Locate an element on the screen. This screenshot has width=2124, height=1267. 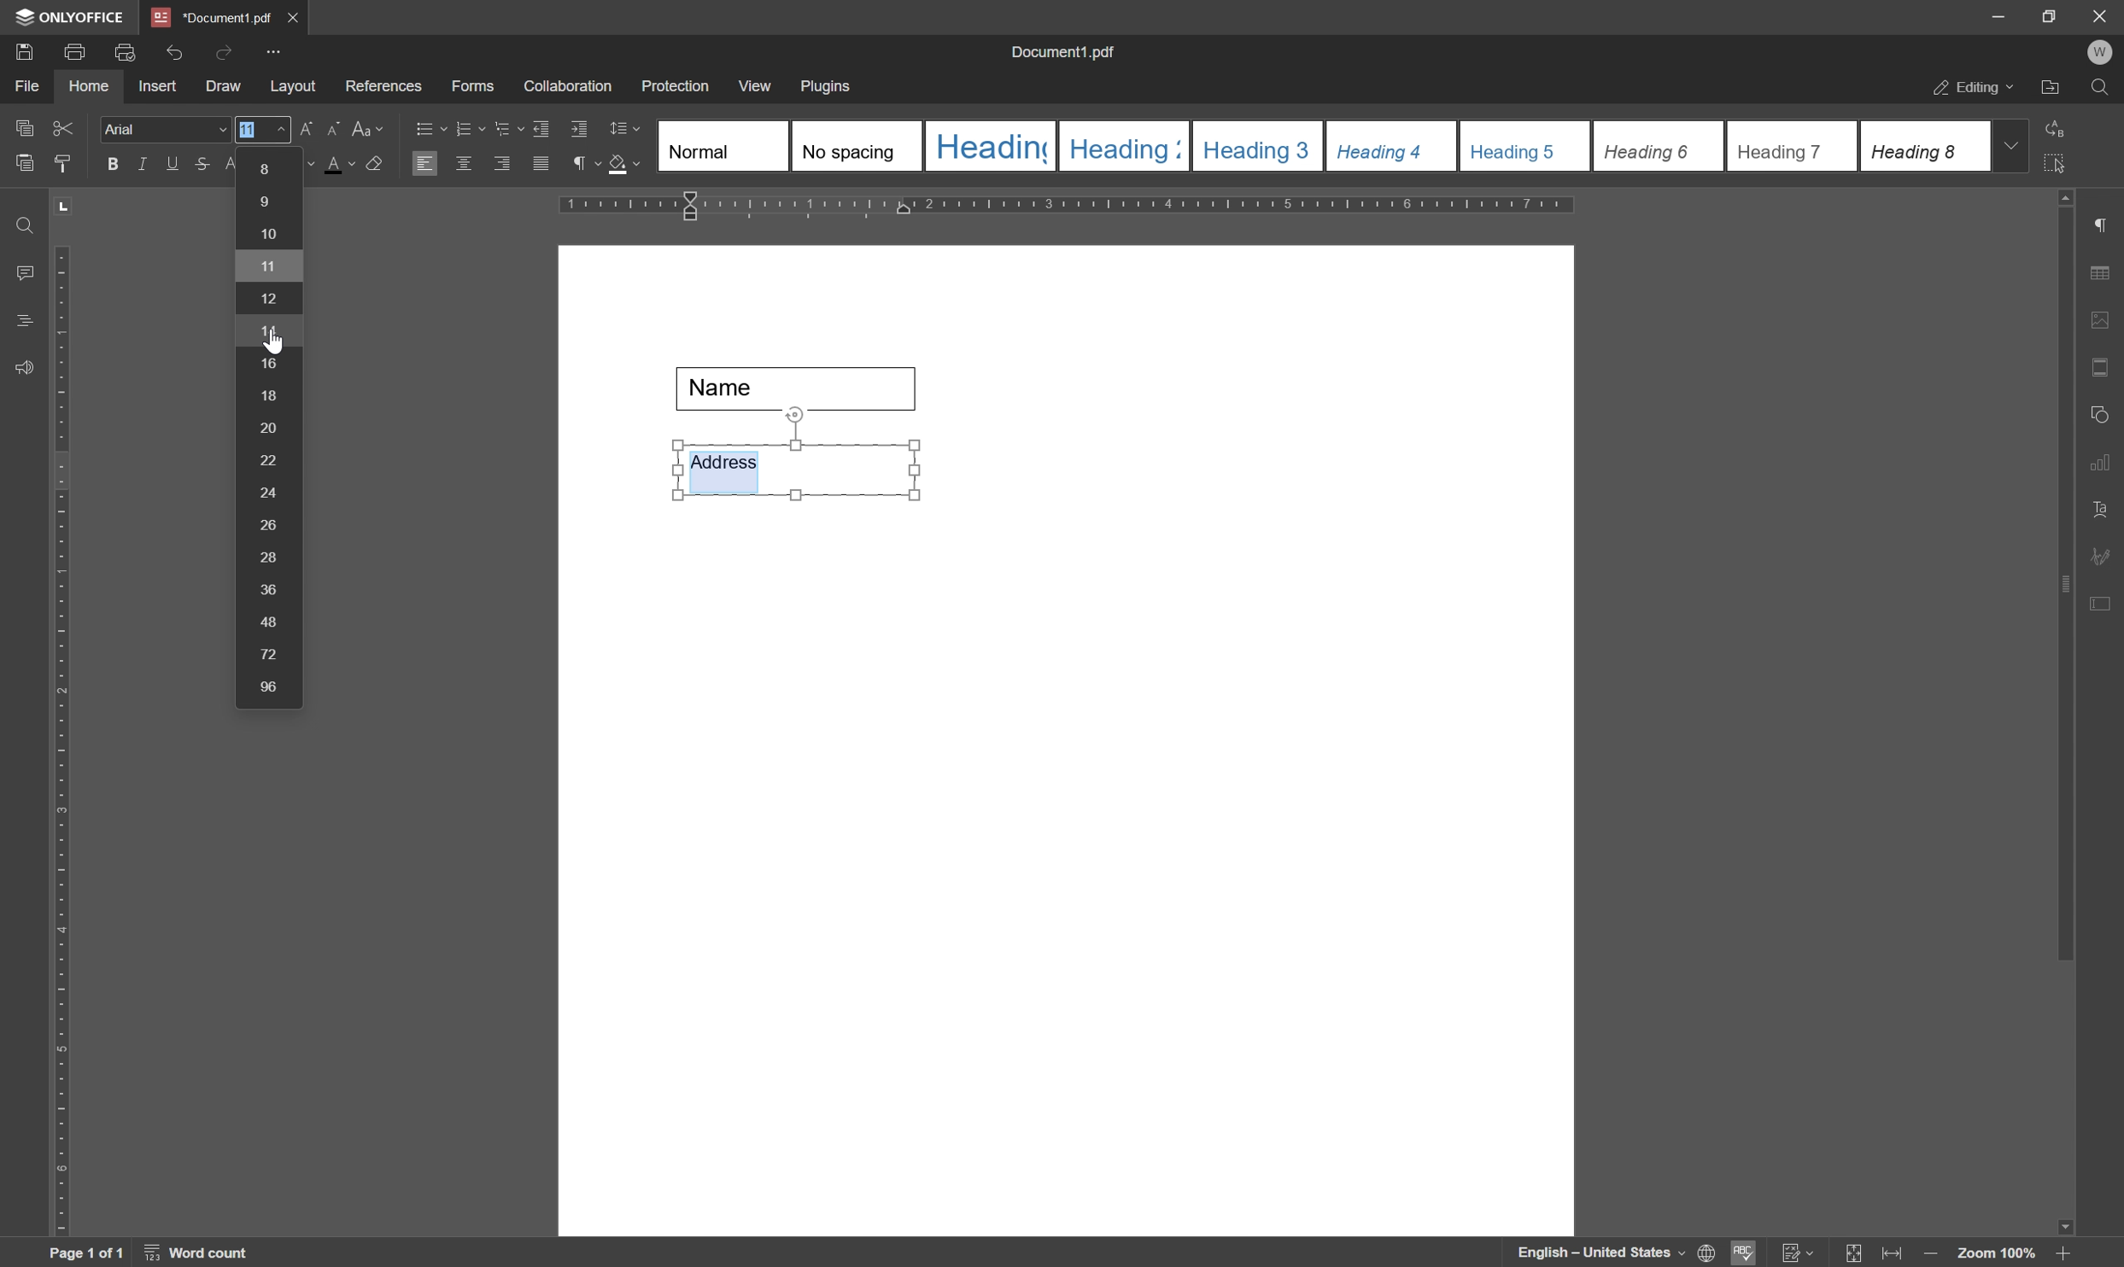
W is located at coordinates (2103, 52).